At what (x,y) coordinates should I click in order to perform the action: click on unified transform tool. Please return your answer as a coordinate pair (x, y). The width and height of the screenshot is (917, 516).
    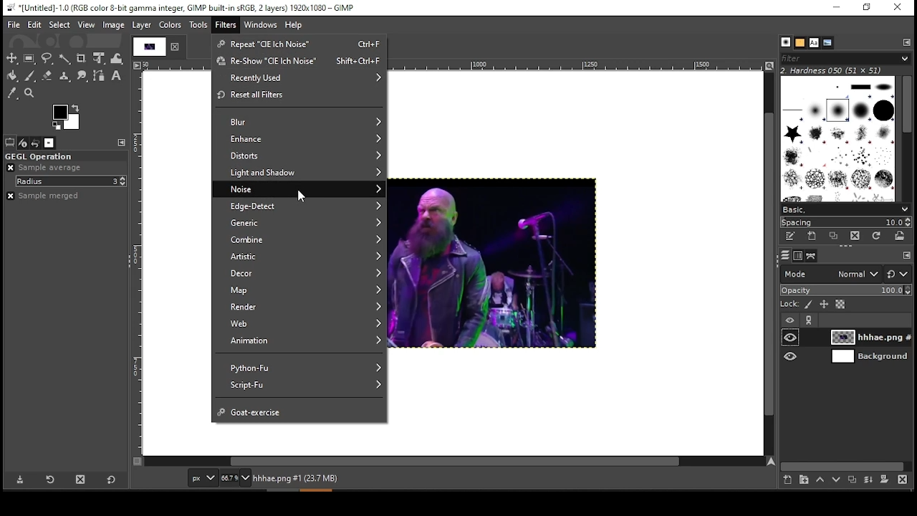
    Looking at the image, I should click on (99, 58).